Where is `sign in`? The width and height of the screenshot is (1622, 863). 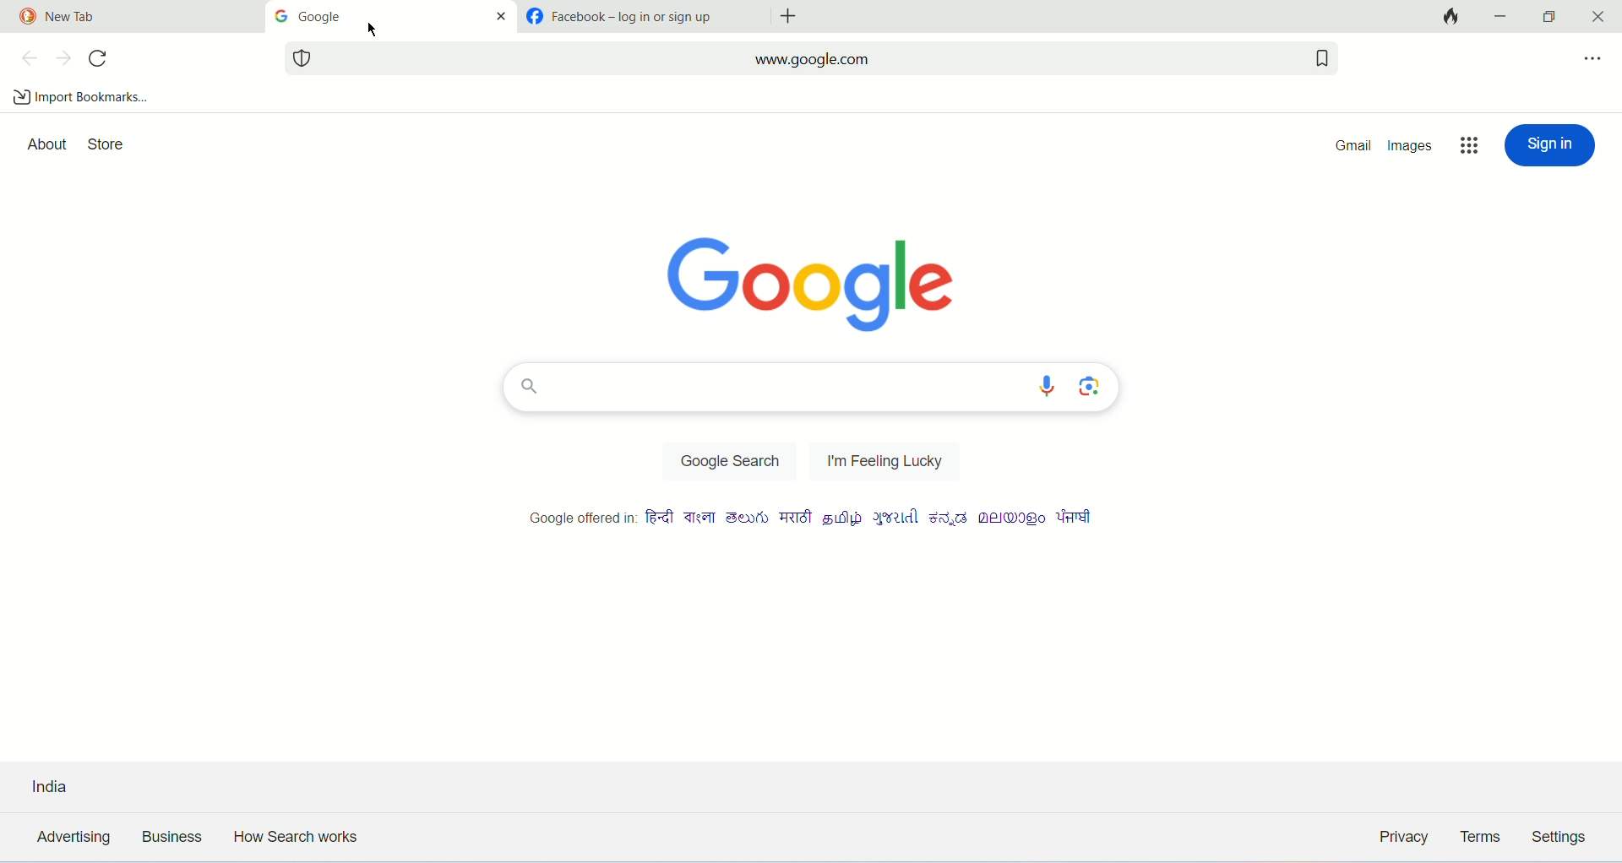
sign in is located at coordinates (1549, 145).